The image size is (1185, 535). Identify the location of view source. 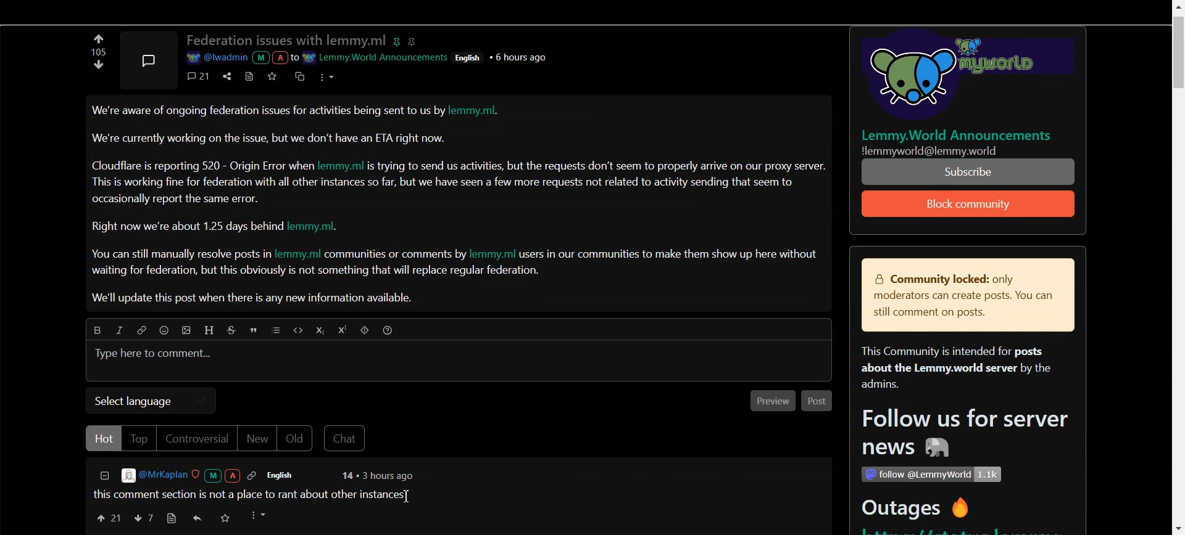
(171, 518).